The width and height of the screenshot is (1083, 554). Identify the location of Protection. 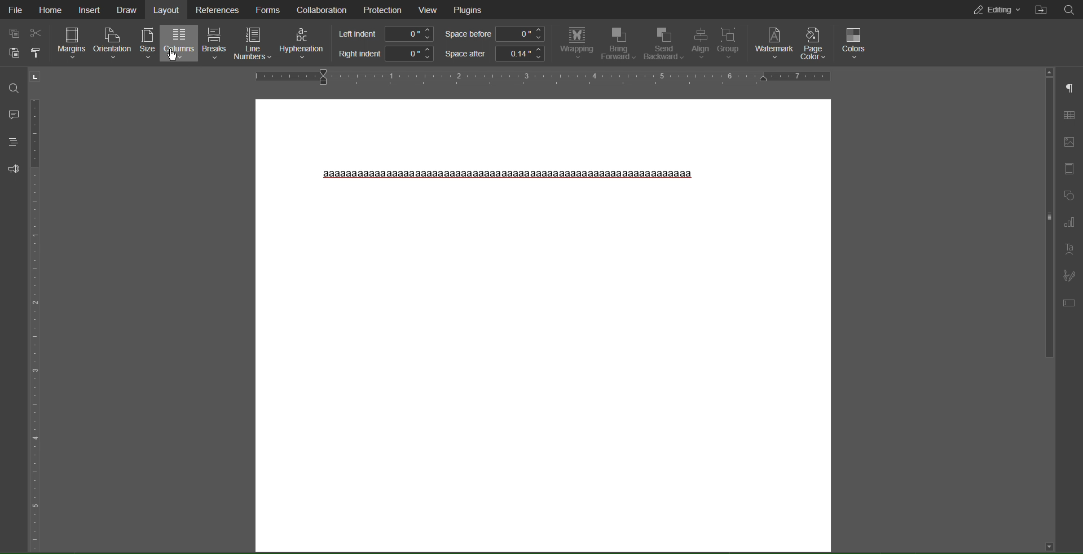
(382, 10).